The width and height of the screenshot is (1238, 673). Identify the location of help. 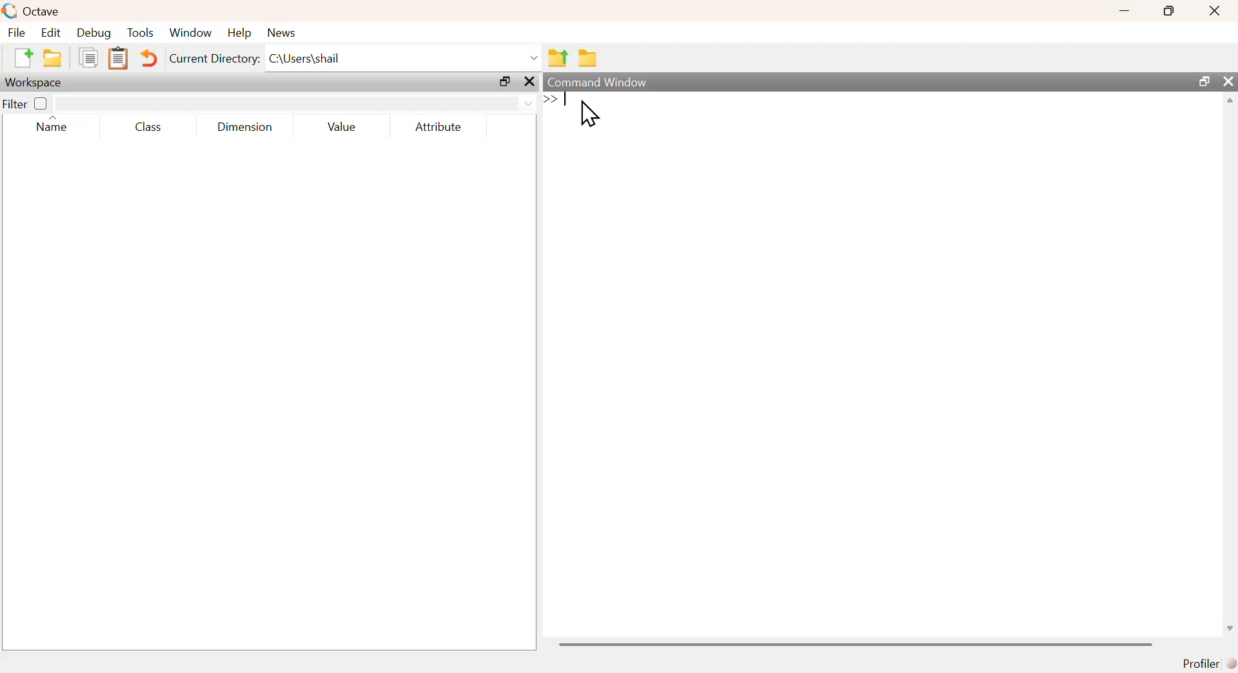
(241, 34).